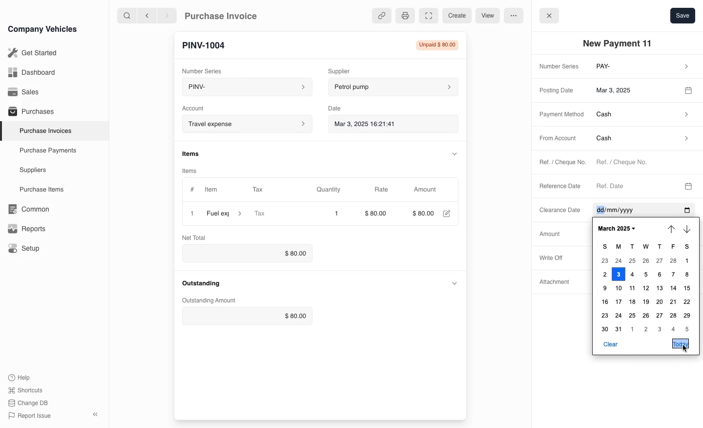 Image resolution: width=703 pixels, height=428 pixels. What do you see at coordinates (393, 86) in the screenshot?
I see `petrol pump` at bounding box center [393, 86].